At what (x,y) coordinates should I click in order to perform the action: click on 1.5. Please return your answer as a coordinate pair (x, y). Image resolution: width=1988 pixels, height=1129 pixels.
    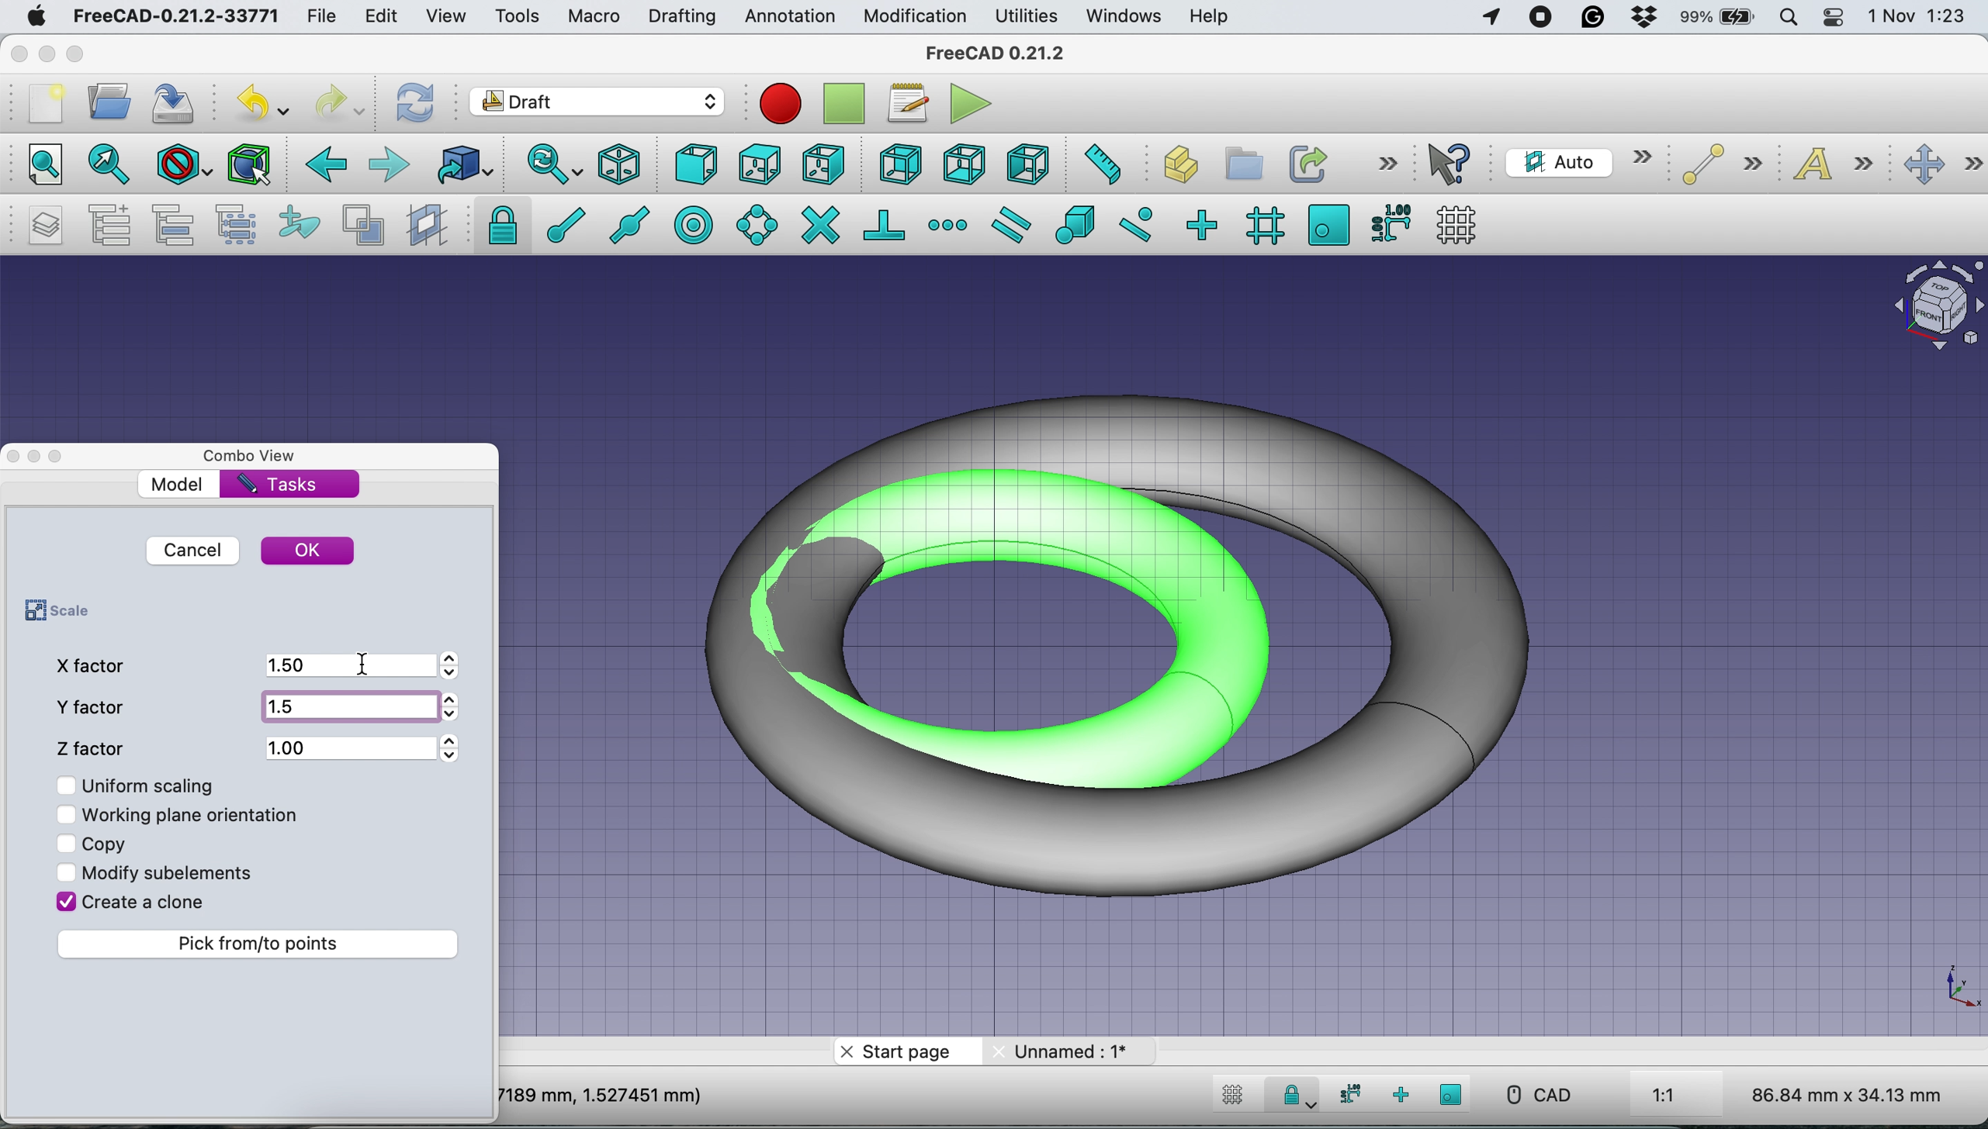
    Looking at the image, I should click on (346, 664).